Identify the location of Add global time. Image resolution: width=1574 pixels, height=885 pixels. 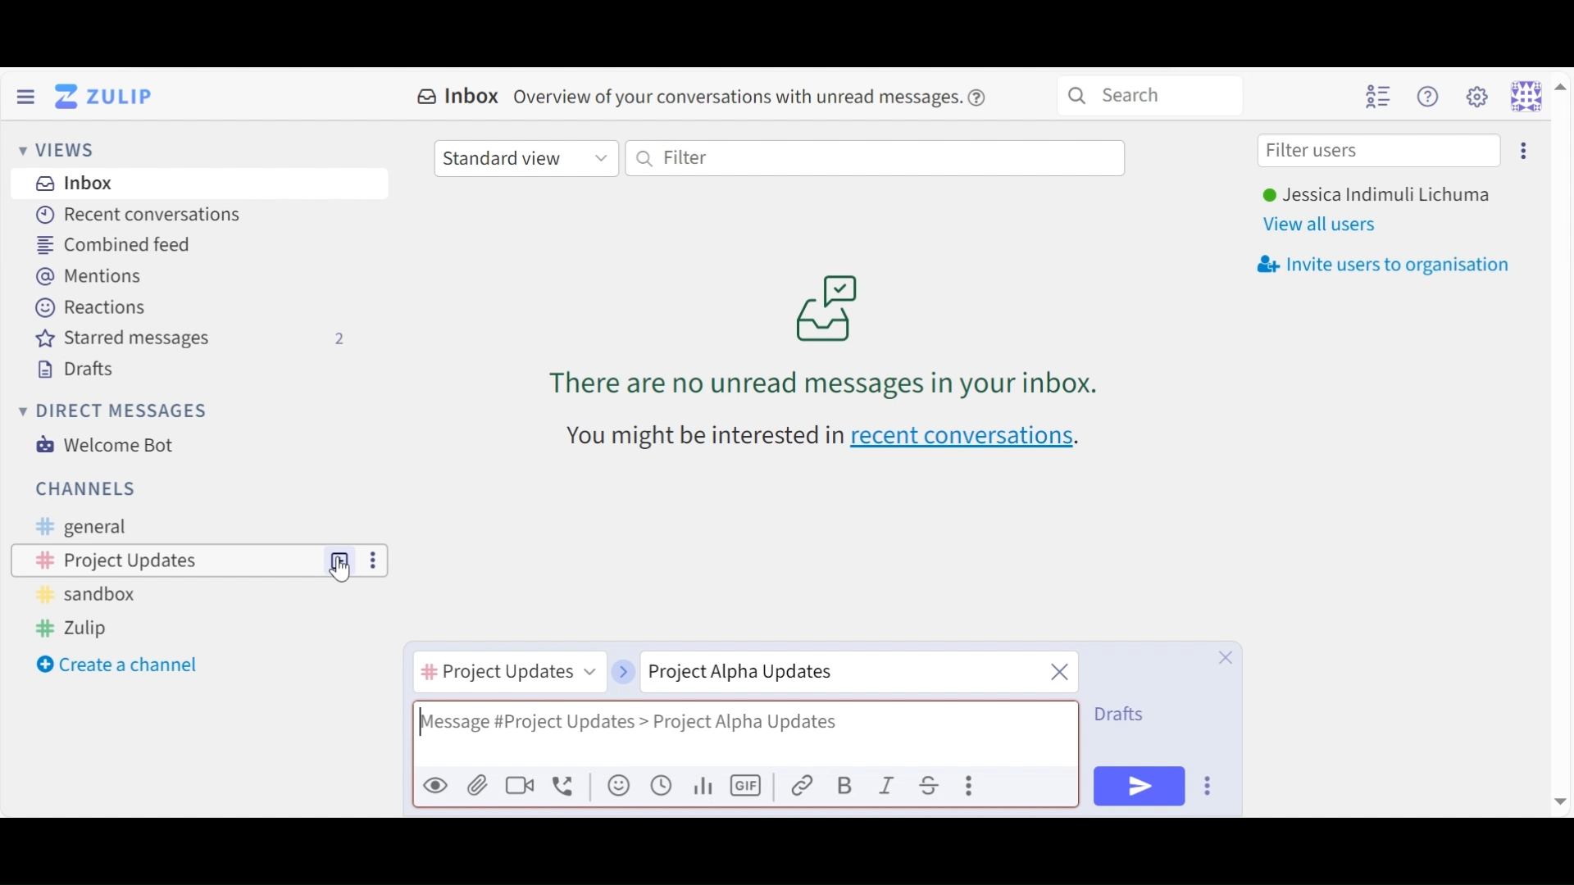
(662, 785).